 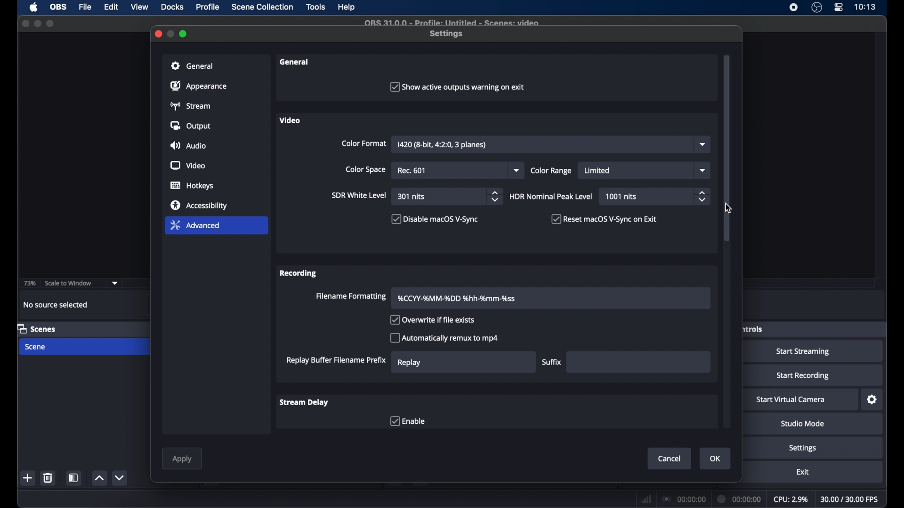 I want to click on accessibility , so click(x=200, y=205).